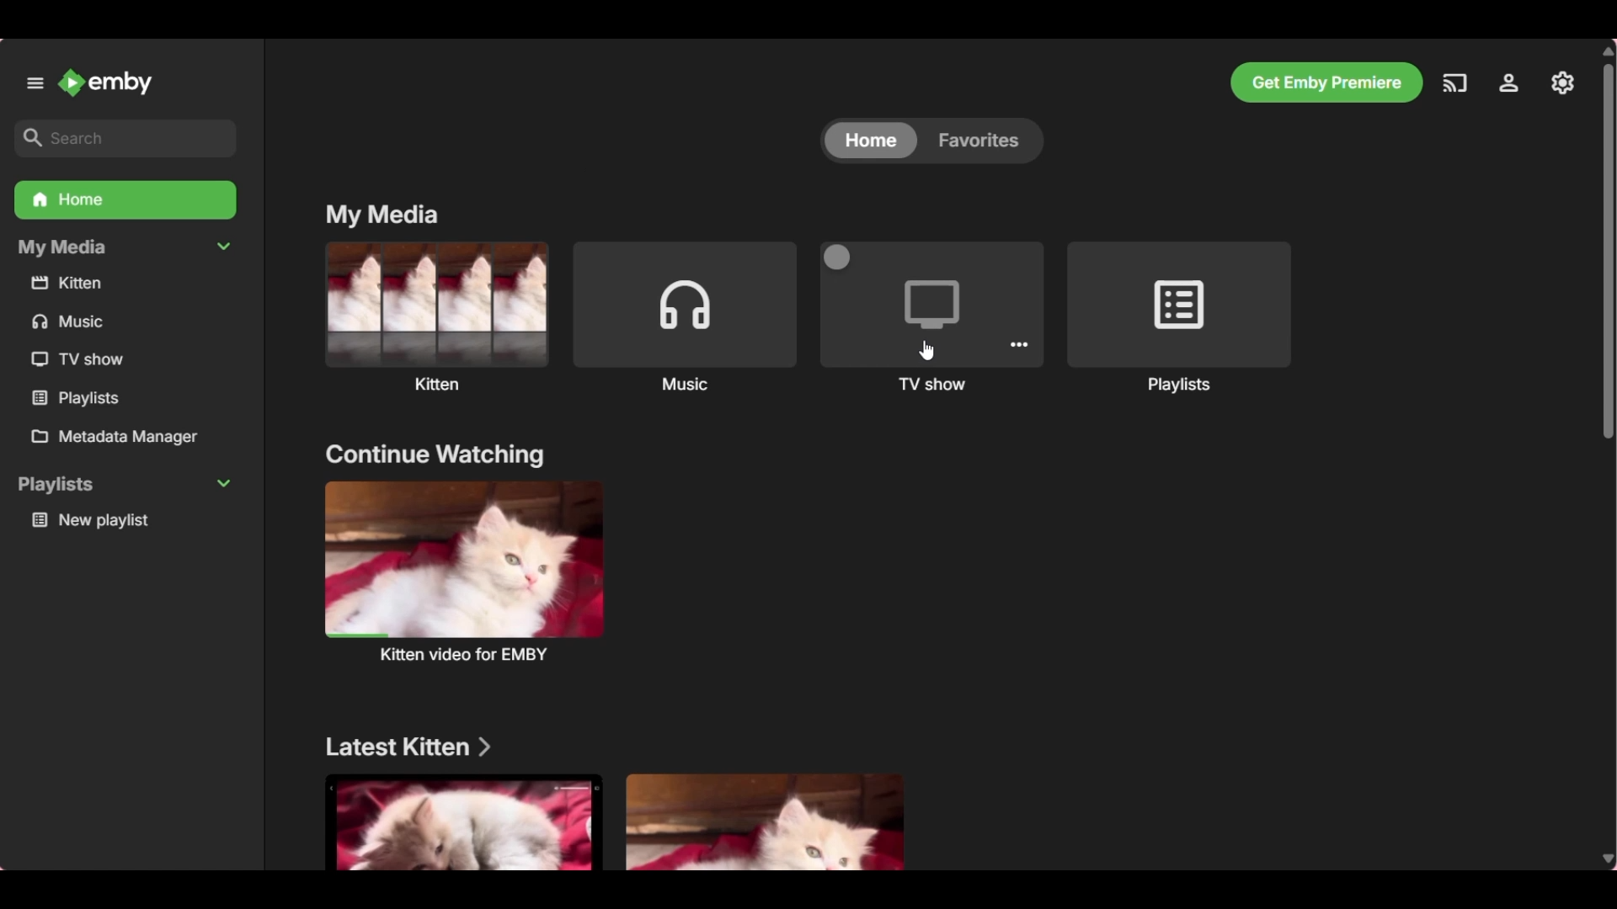 Image resolution: width=1617 pixels, height=909 pixels. I want to click on TV show, so click(930, 306).